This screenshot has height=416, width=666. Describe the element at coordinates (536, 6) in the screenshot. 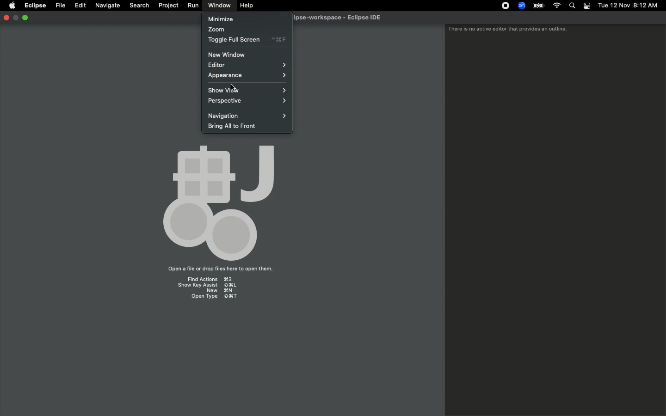

I see `Charge` at that location.